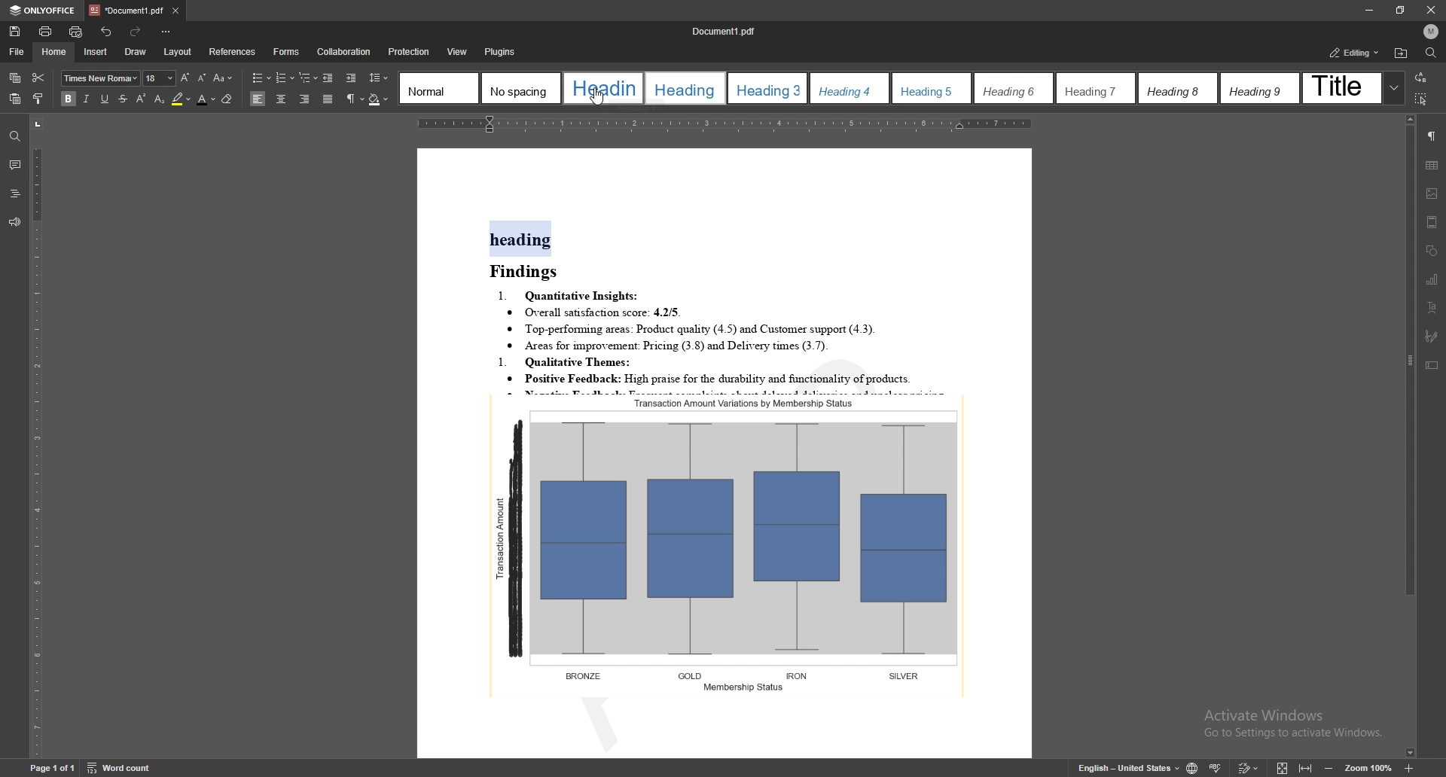 This screenshot has width=1446, height=777. Describe the element at coordinates (1401, 54) in the screenshot. I see `locate file` at that location.